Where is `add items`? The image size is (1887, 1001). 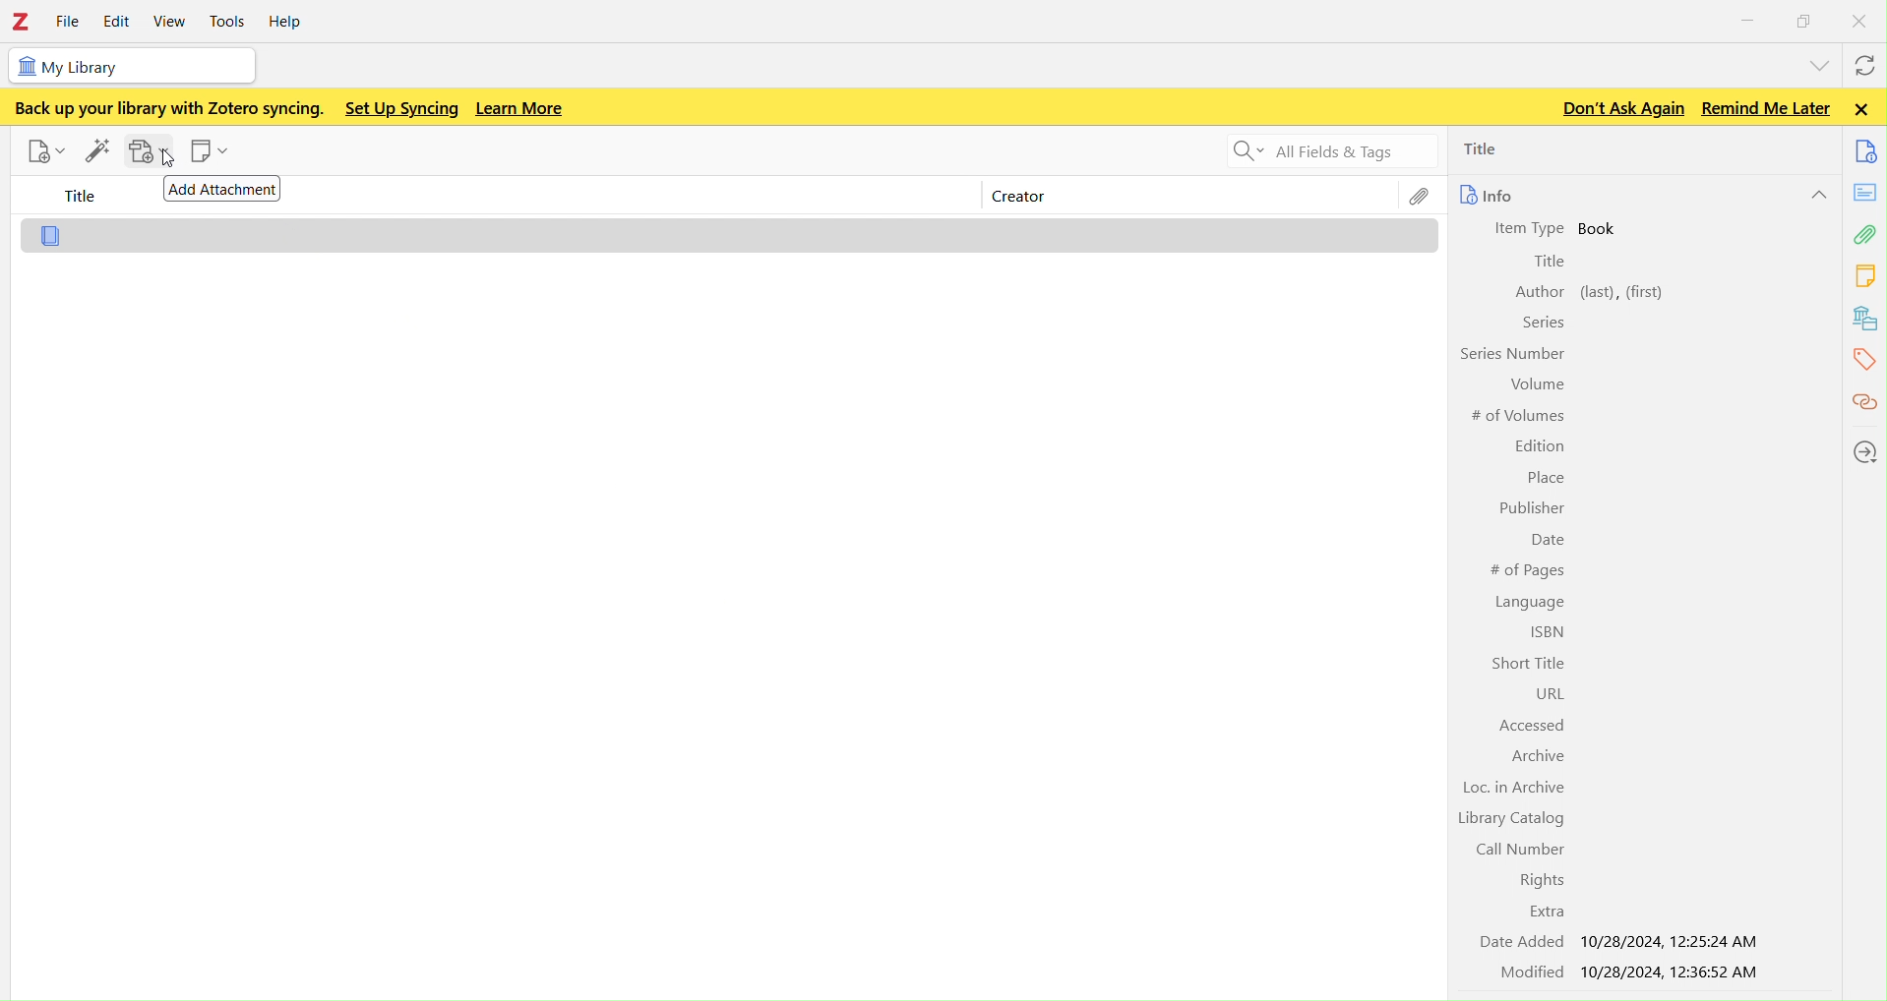
add items is located at coordinates (97, 151).